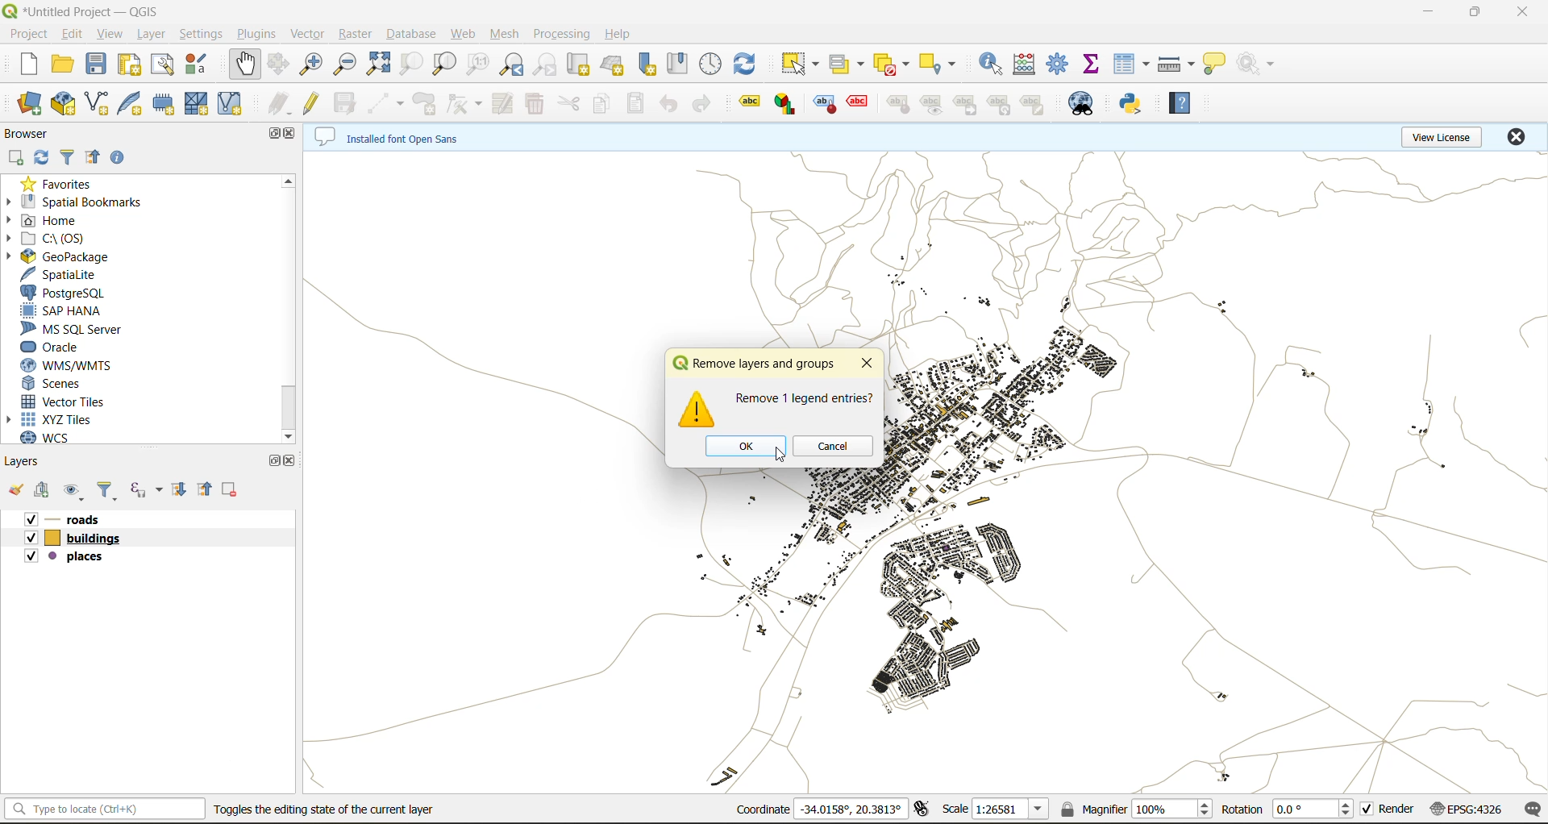 This screenshot has height=824, width=1548. Describe the element at coordinates (72, 383) in the screenshot. I see `scenes` at that location.